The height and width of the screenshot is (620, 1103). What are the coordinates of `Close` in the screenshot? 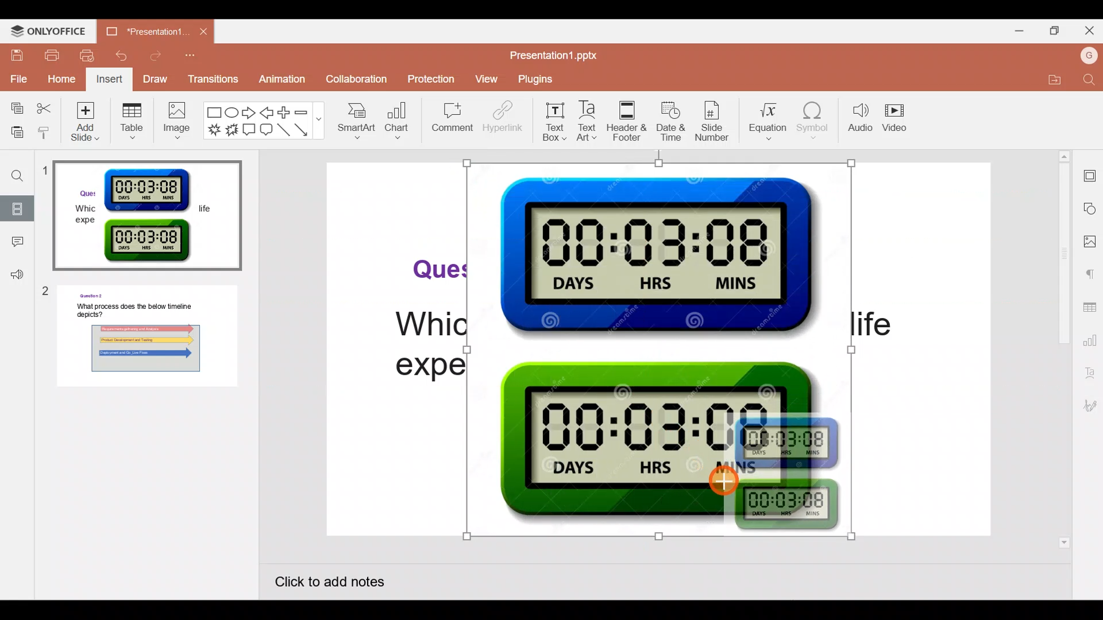 It's located at (1089, 31).